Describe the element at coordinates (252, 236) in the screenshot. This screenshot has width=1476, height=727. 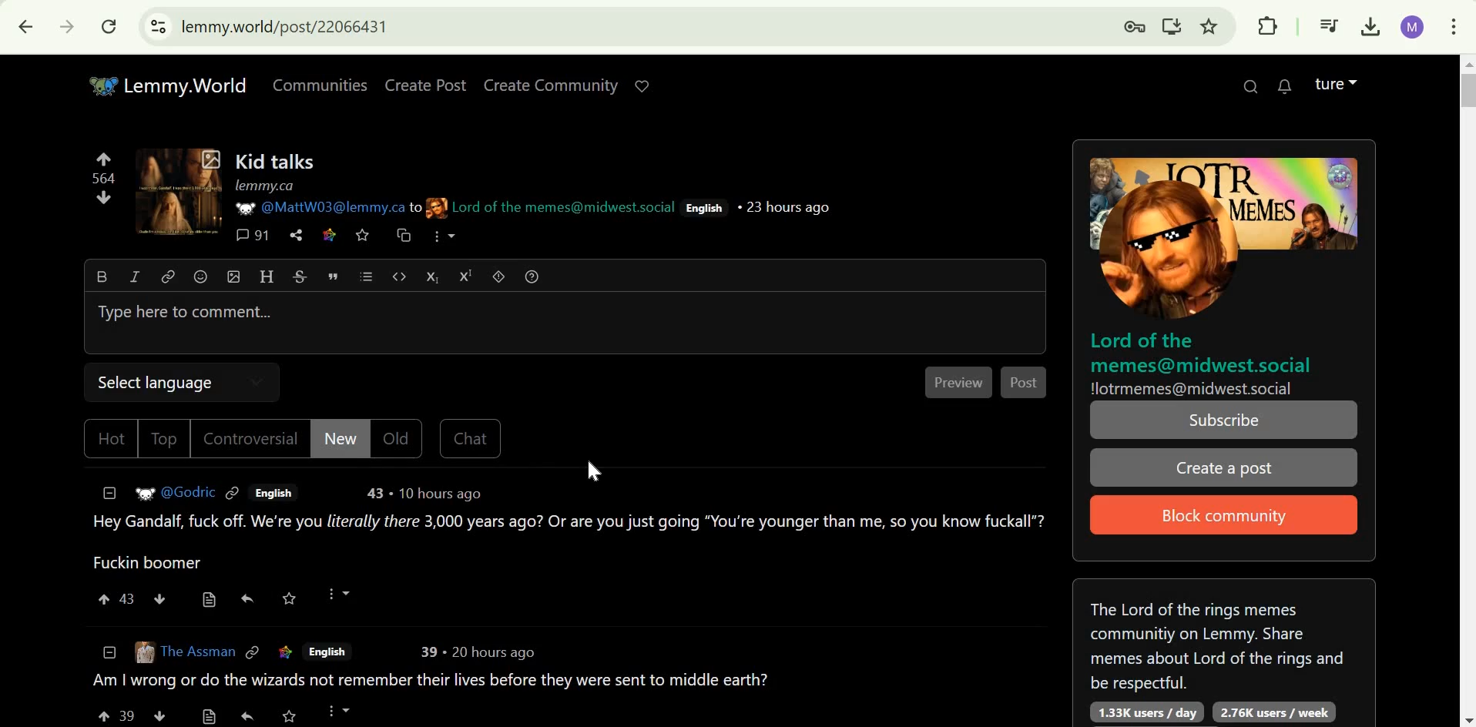
I see `91 comments` at that location.